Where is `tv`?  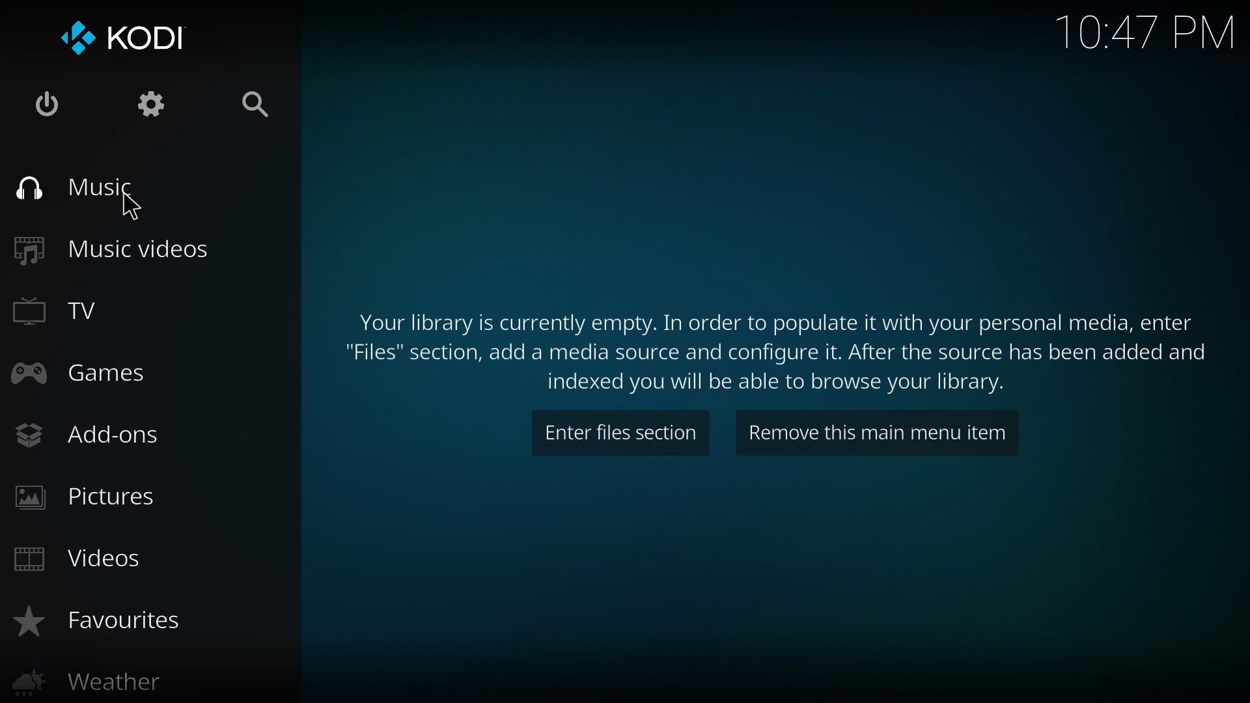 tv is located at coordinates (85, 309).